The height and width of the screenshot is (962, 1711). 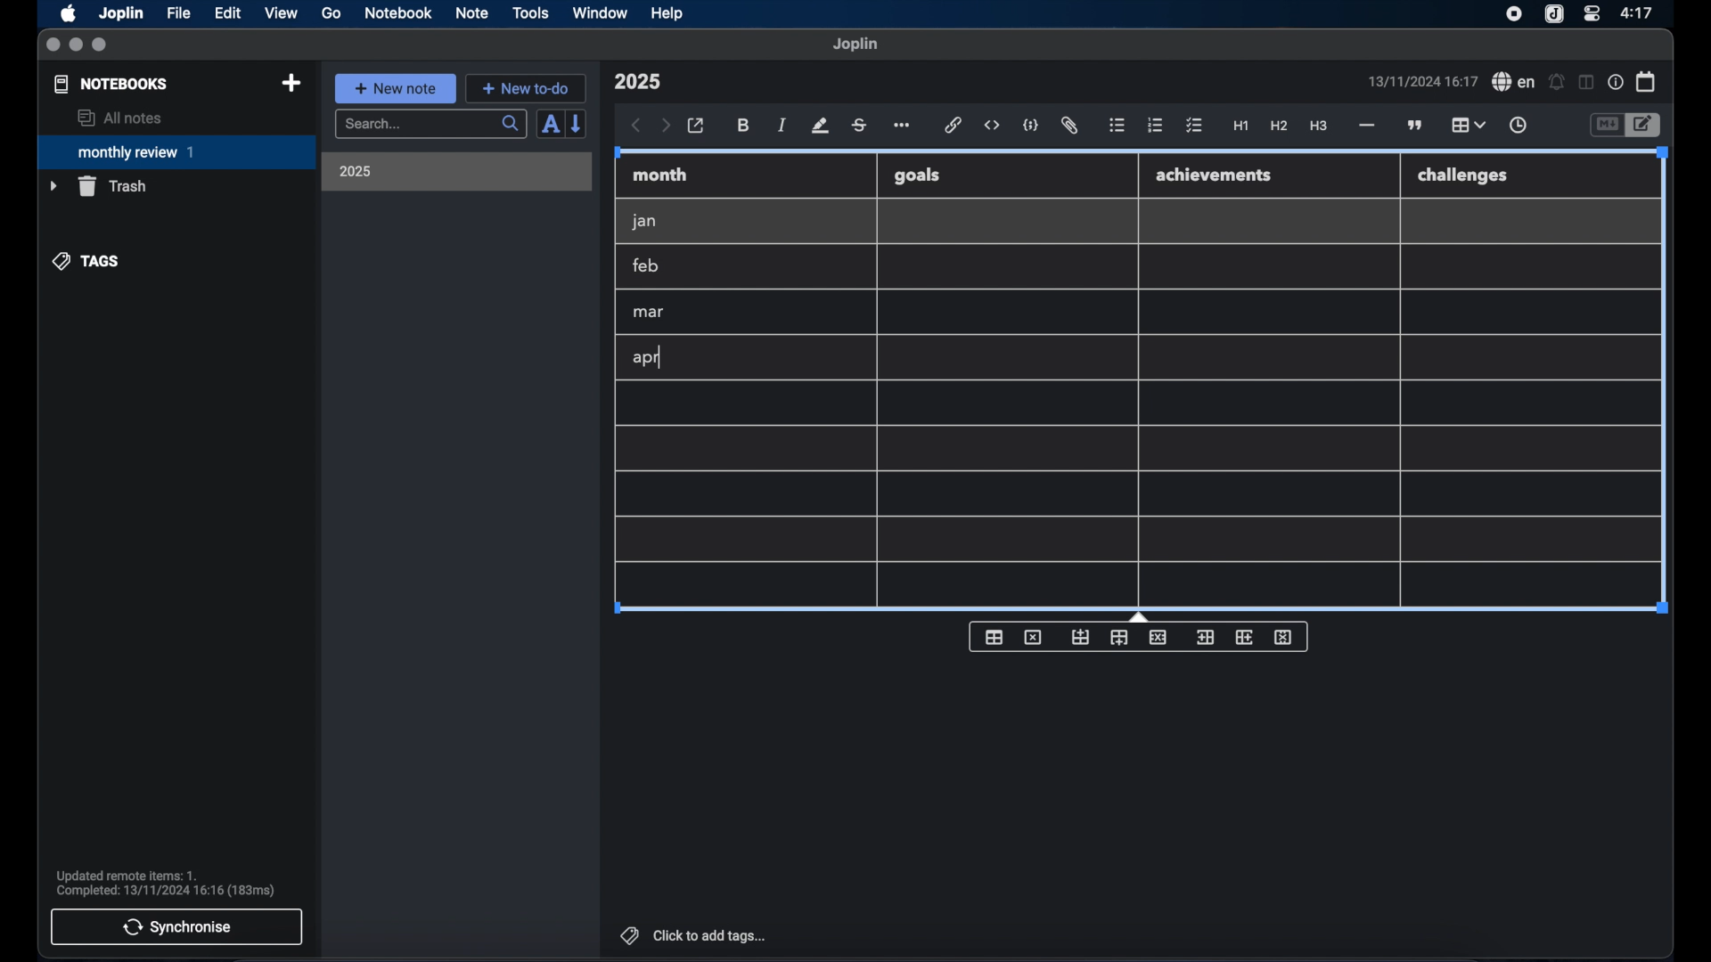 What do you see at coordinates (166, 884) in the screenshot?
I see `sync notification` at bounding box center [166, 884].